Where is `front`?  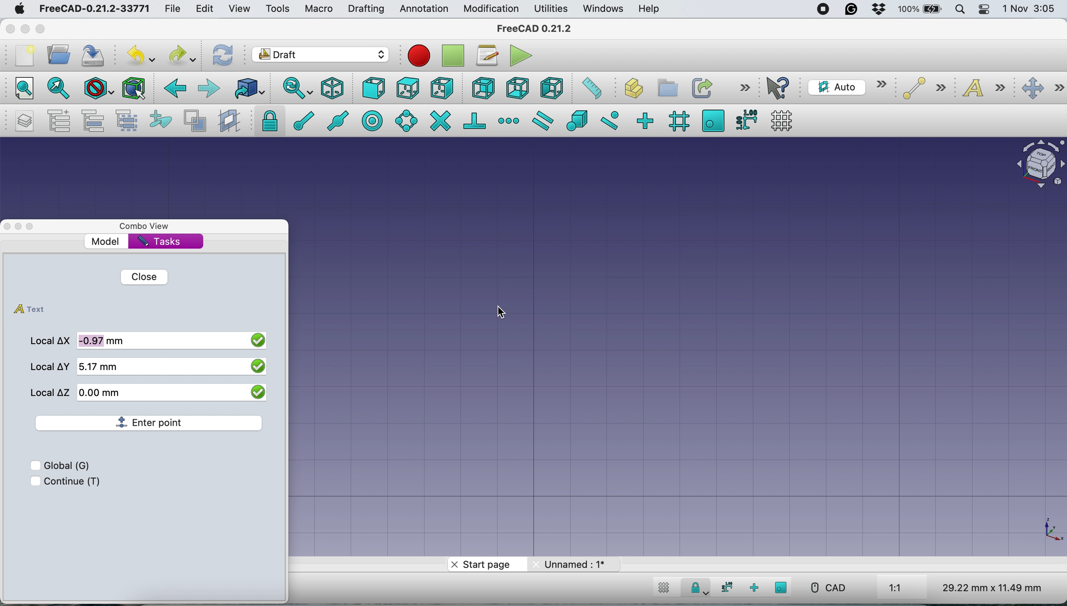
front is located at coordinates (371, 87).